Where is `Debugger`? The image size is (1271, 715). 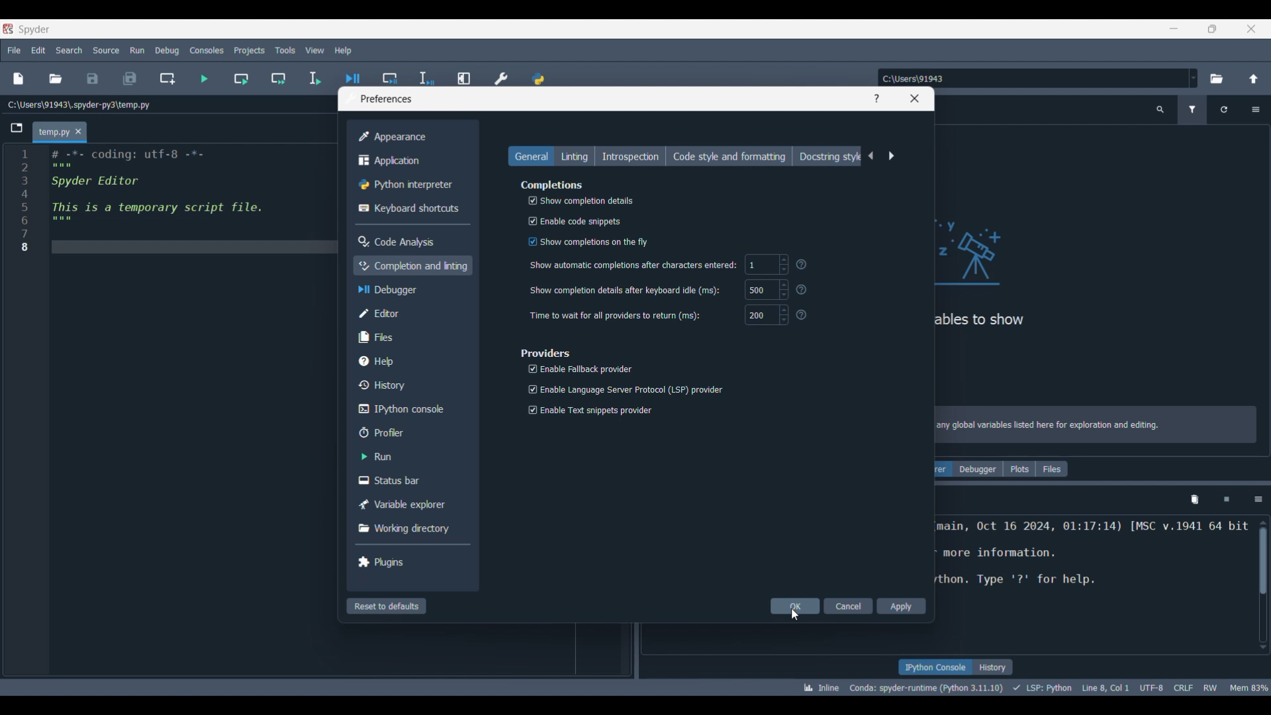 Debugger is located at coordinates (978, 469).